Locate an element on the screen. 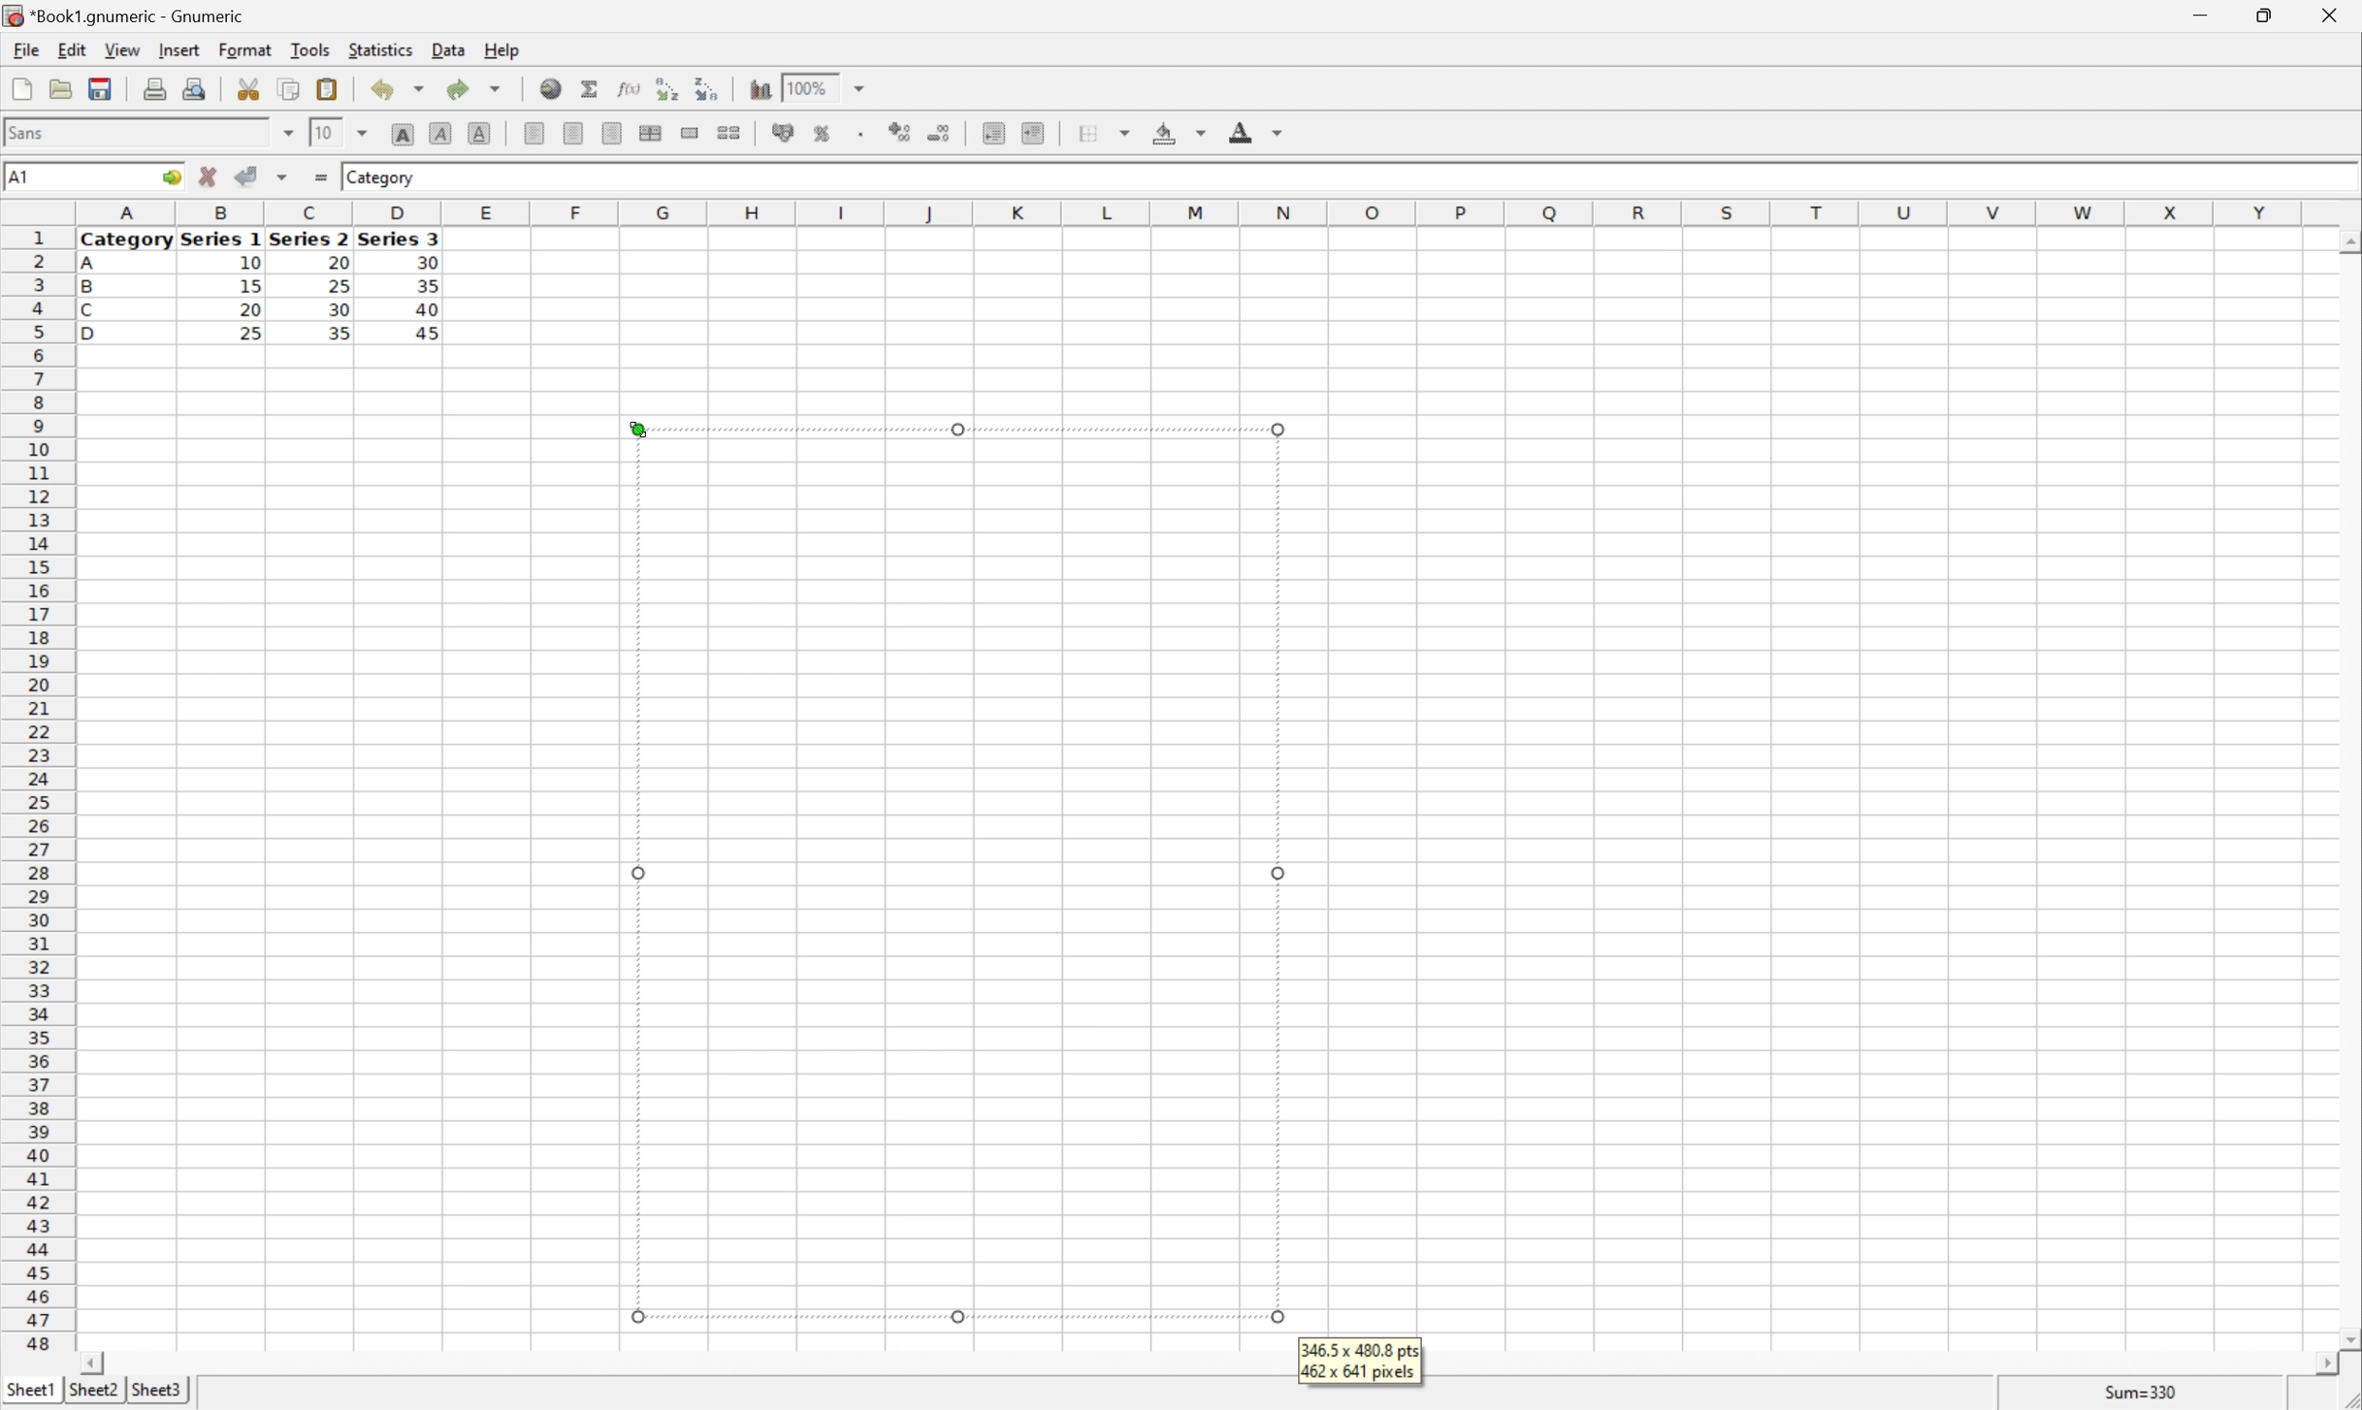 The image size is (2362, 1410). Cursor is located at coordinates (638, 427).